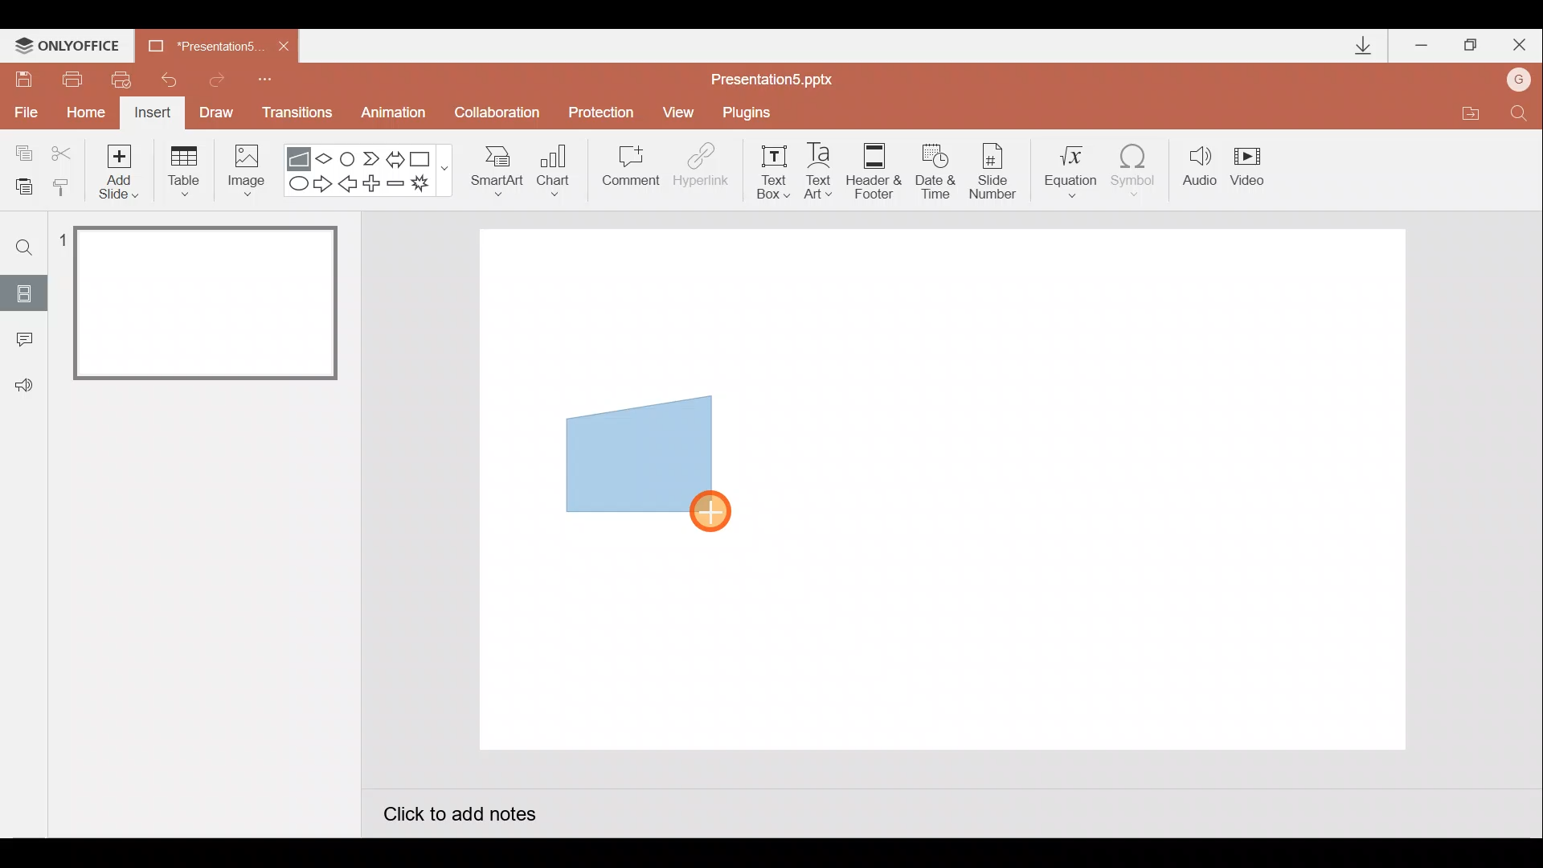  What do you see at coordinates (23, 293) in the screenshot?
I see `Slides` at bounding box center [23, 293].